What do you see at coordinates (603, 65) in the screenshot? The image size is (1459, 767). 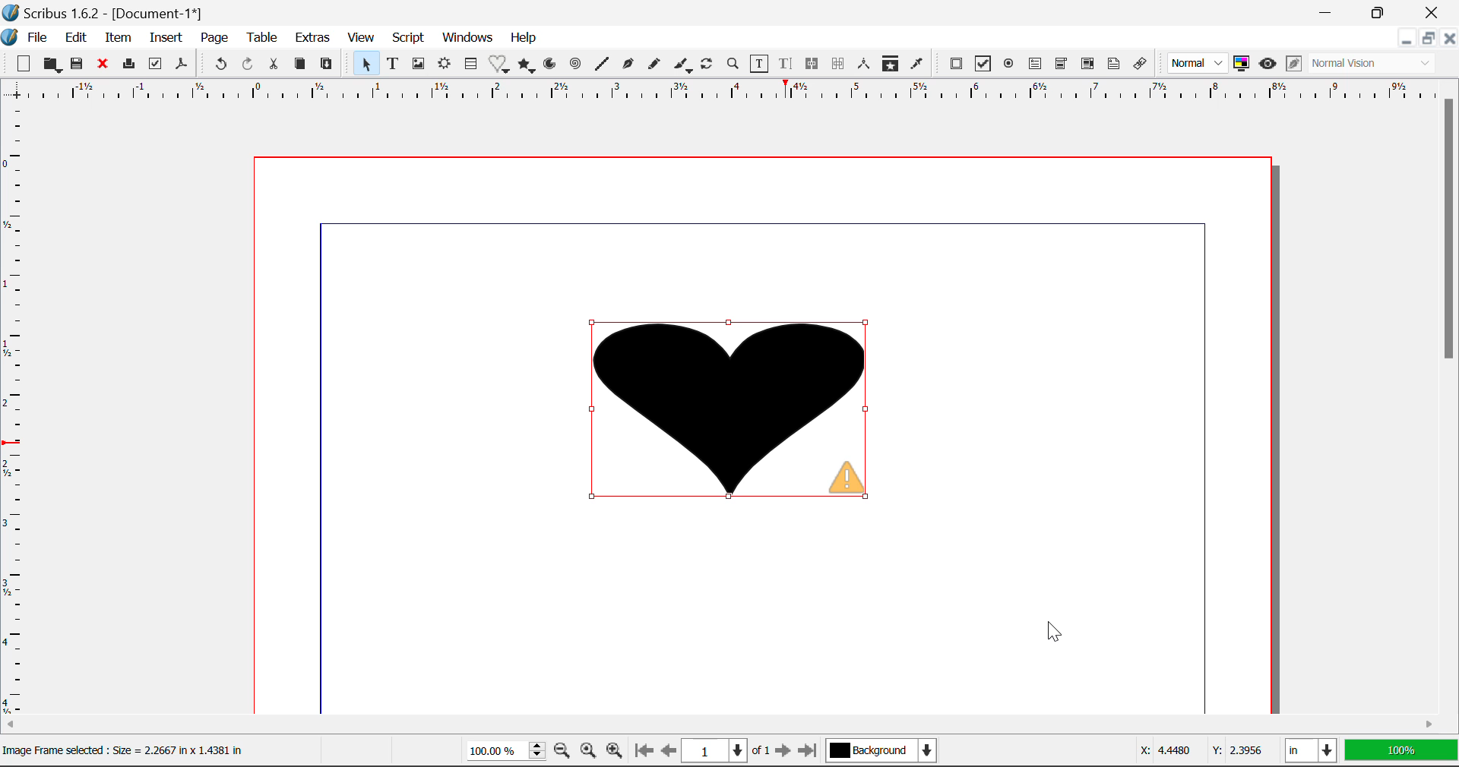 I see `Line` at bounding box center [603, 65].